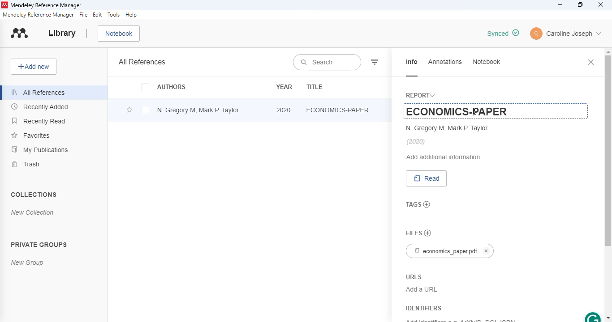 This screenshot has height=322, width=612. Describe the element at coordinates (97, 15) in the screenshot. I see `edit` at that location.